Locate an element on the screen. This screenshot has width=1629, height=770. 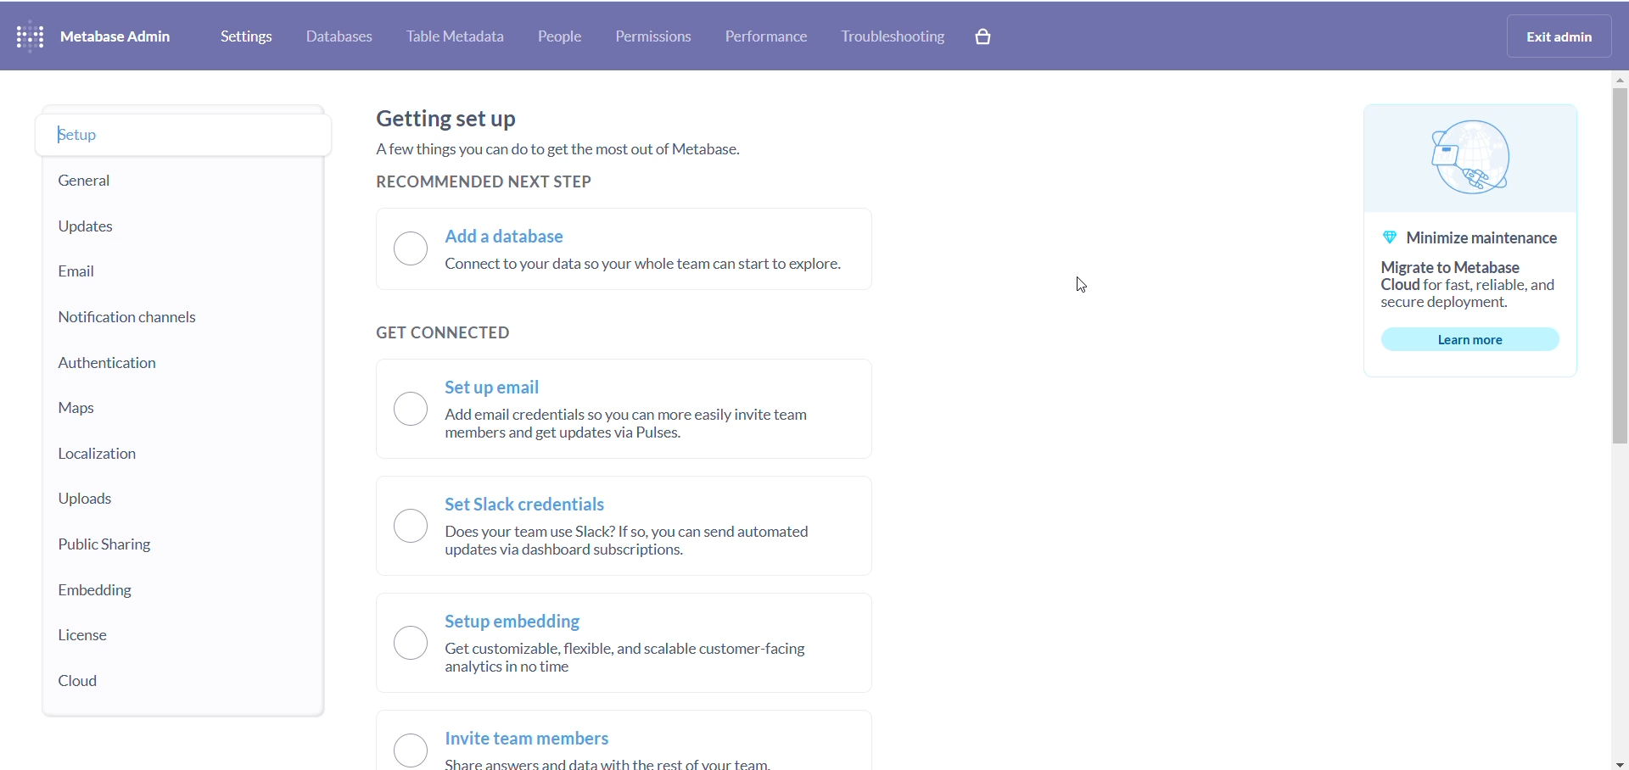
databases is located at coordinates (339, 37).